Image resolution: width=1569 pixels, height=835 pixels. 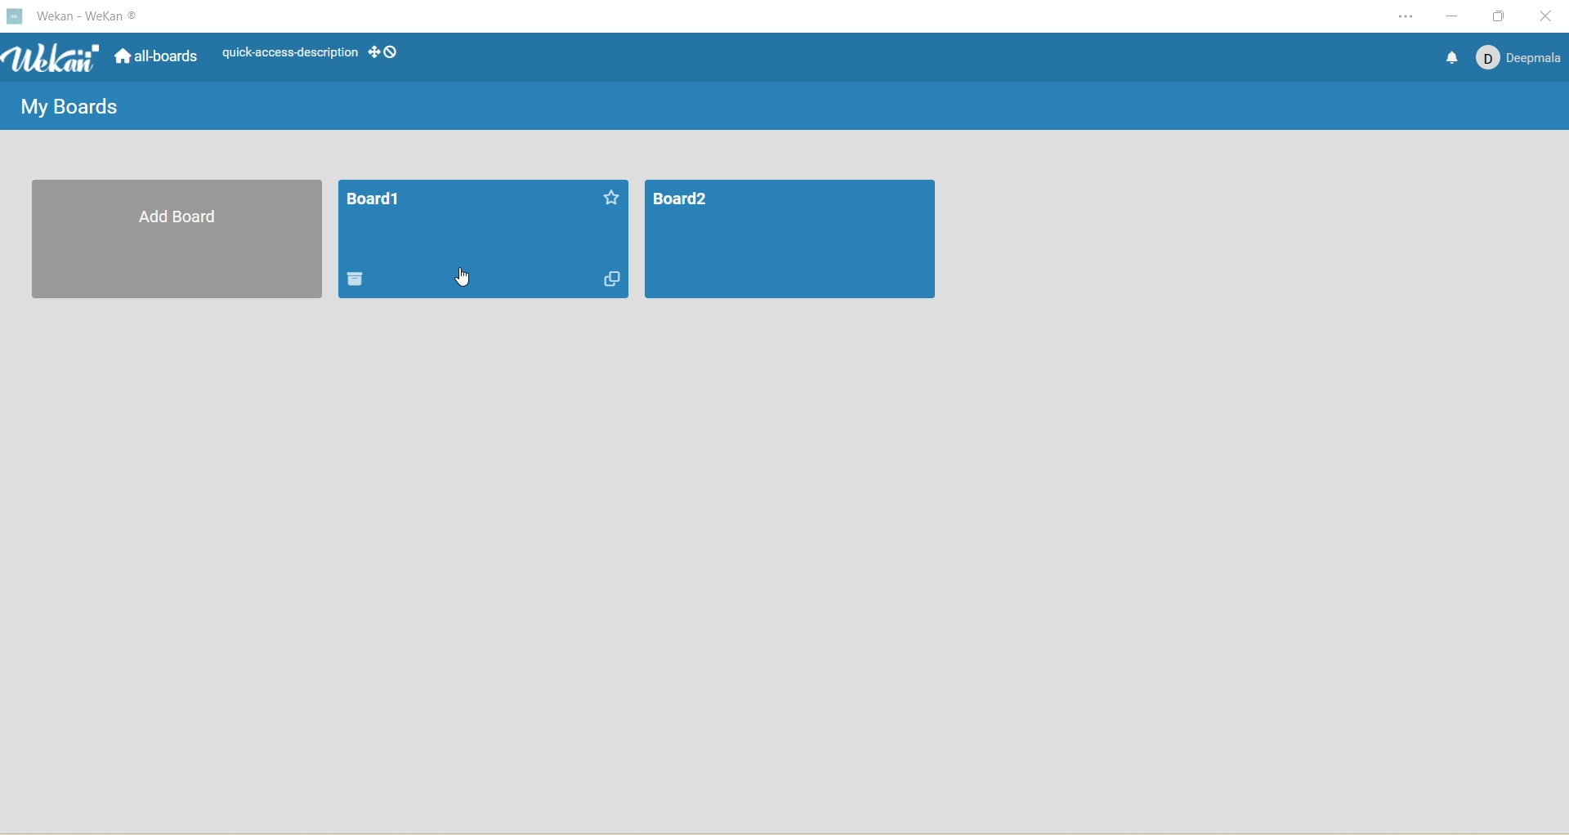 I want to click on maximize, so click(x=1504, y=15).